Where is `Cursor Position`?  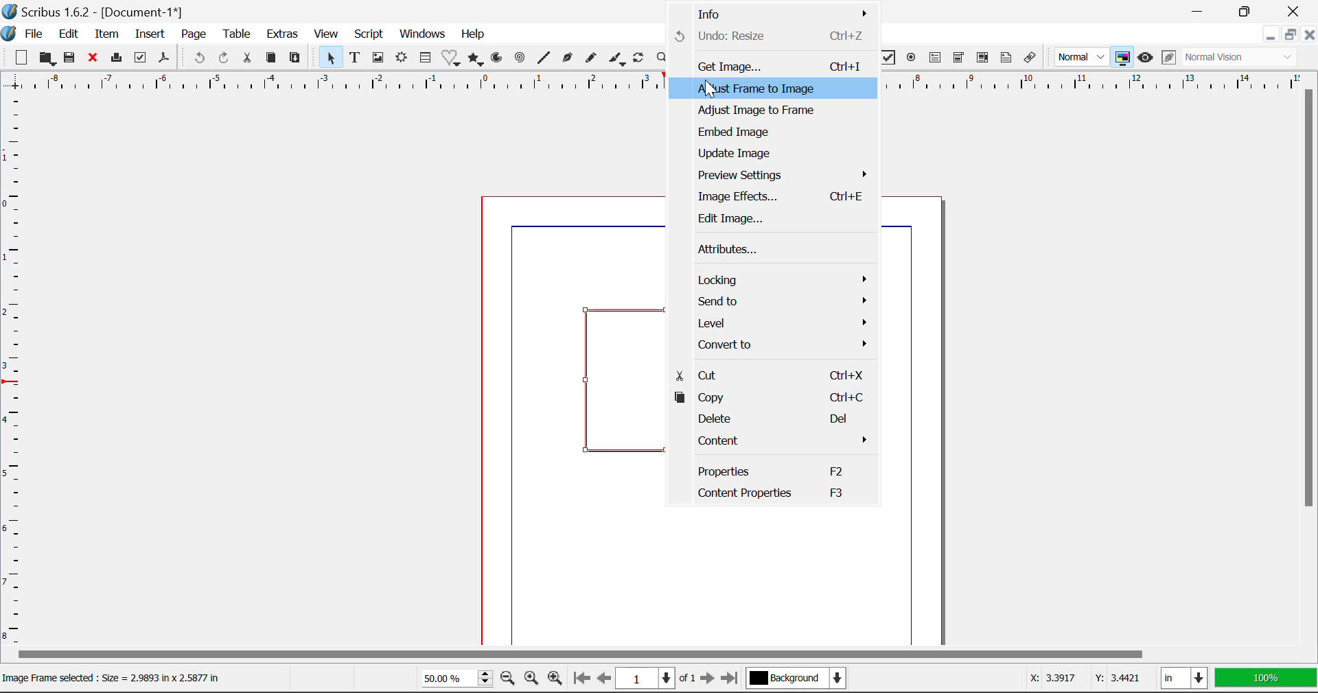 Cursor Position is located at coordinates (1080, 679).